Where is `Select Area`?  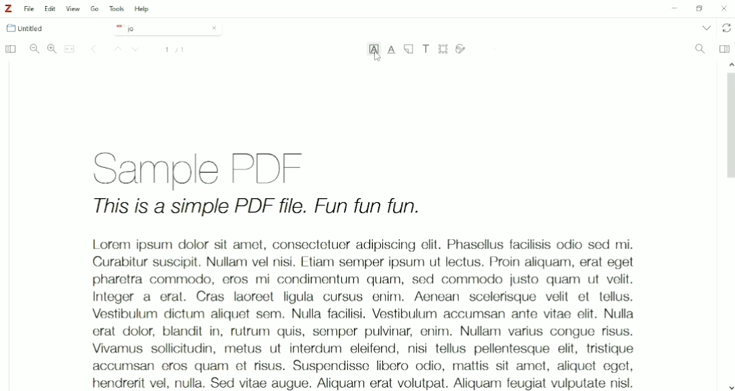
Select Area is located at coordinates (444, 48).